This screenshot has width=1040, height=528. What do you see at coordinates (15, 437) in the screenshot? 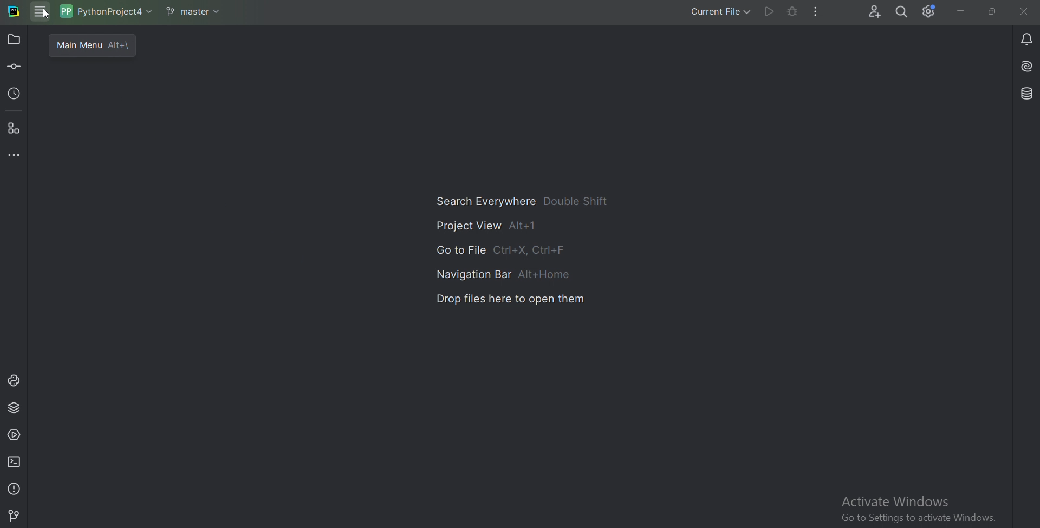
I see `Services` at bounding box center [15, 437].